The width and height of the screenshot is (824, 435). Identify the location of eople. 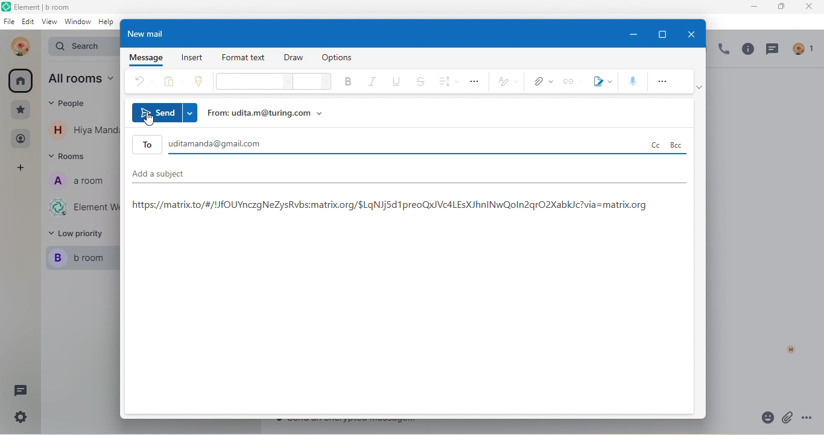
(69, 104).